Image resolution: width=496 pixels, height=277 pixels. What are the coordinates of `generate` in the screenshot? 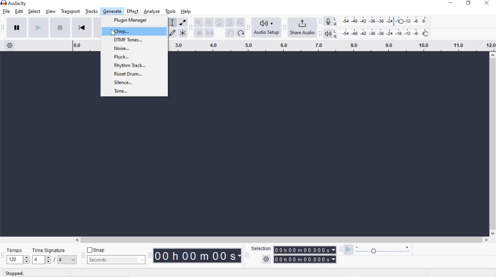 It's located at (113, 11).